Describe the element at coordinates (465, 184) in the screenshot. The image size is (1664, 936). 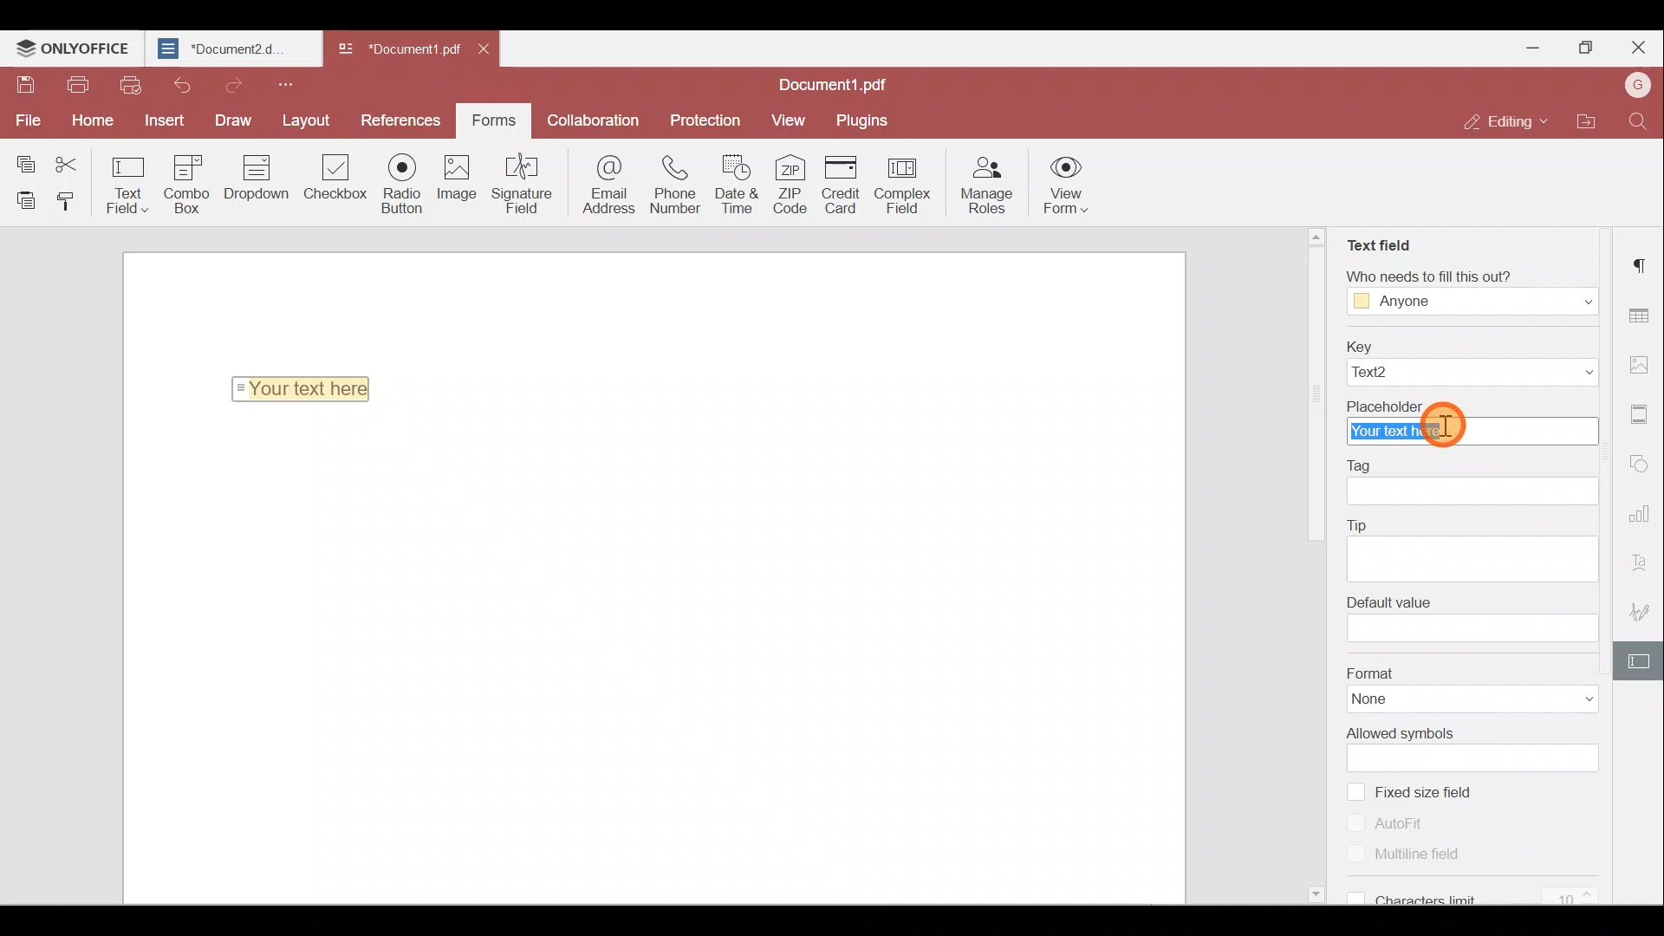
I see `Image` at that location.